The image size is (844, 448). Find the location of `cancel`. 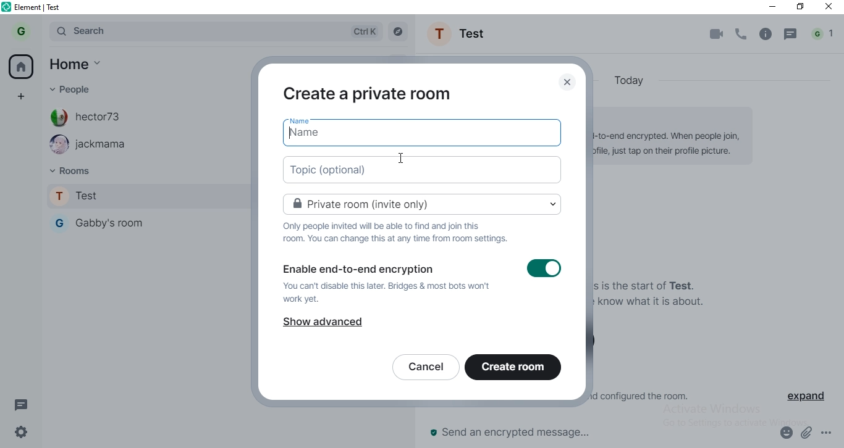

cancel is located at coordinates (424, 367).